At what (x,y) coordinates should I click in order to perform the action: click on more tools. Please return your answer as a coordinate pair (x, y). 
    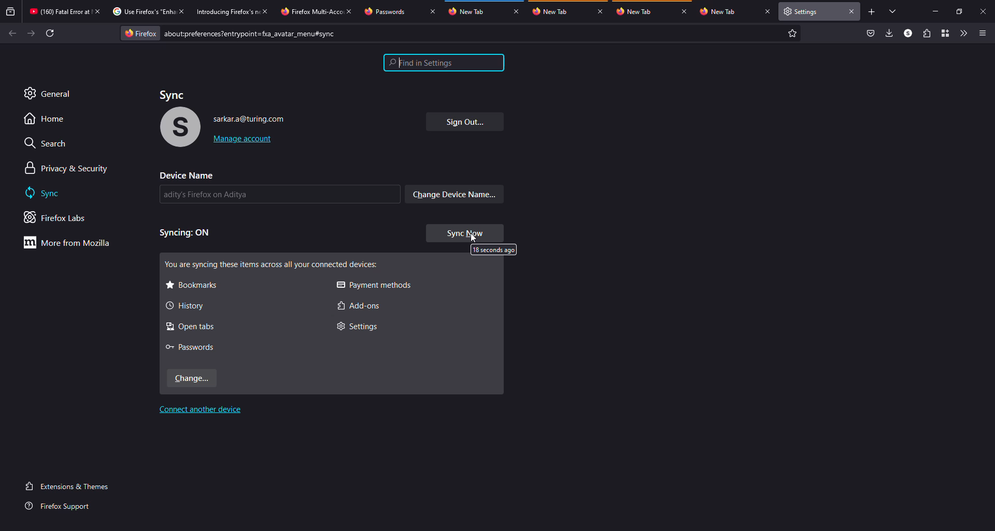
    Looking at the image, I should click on (963, 32).